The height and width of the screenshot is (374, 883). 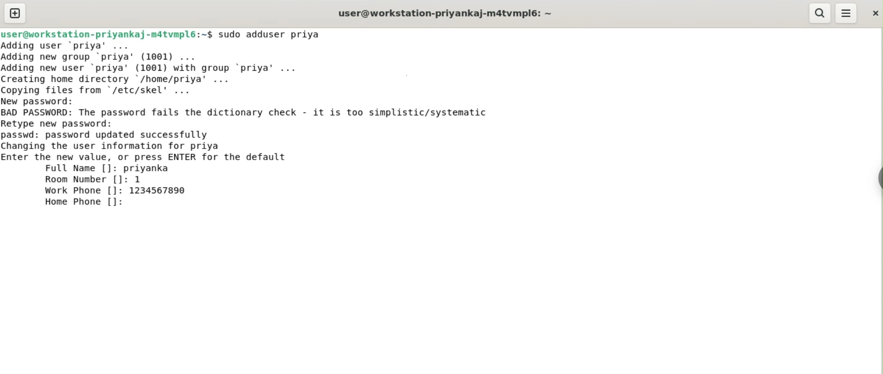 What do you see at coordinates (145, 152) in the screenshot?
I see `passwd: password updated successfullyChanging the user information for priyaEnter the new value, or press ENTER for the defaultFull Name []: priyankal ` at bounding box center [145, 152].